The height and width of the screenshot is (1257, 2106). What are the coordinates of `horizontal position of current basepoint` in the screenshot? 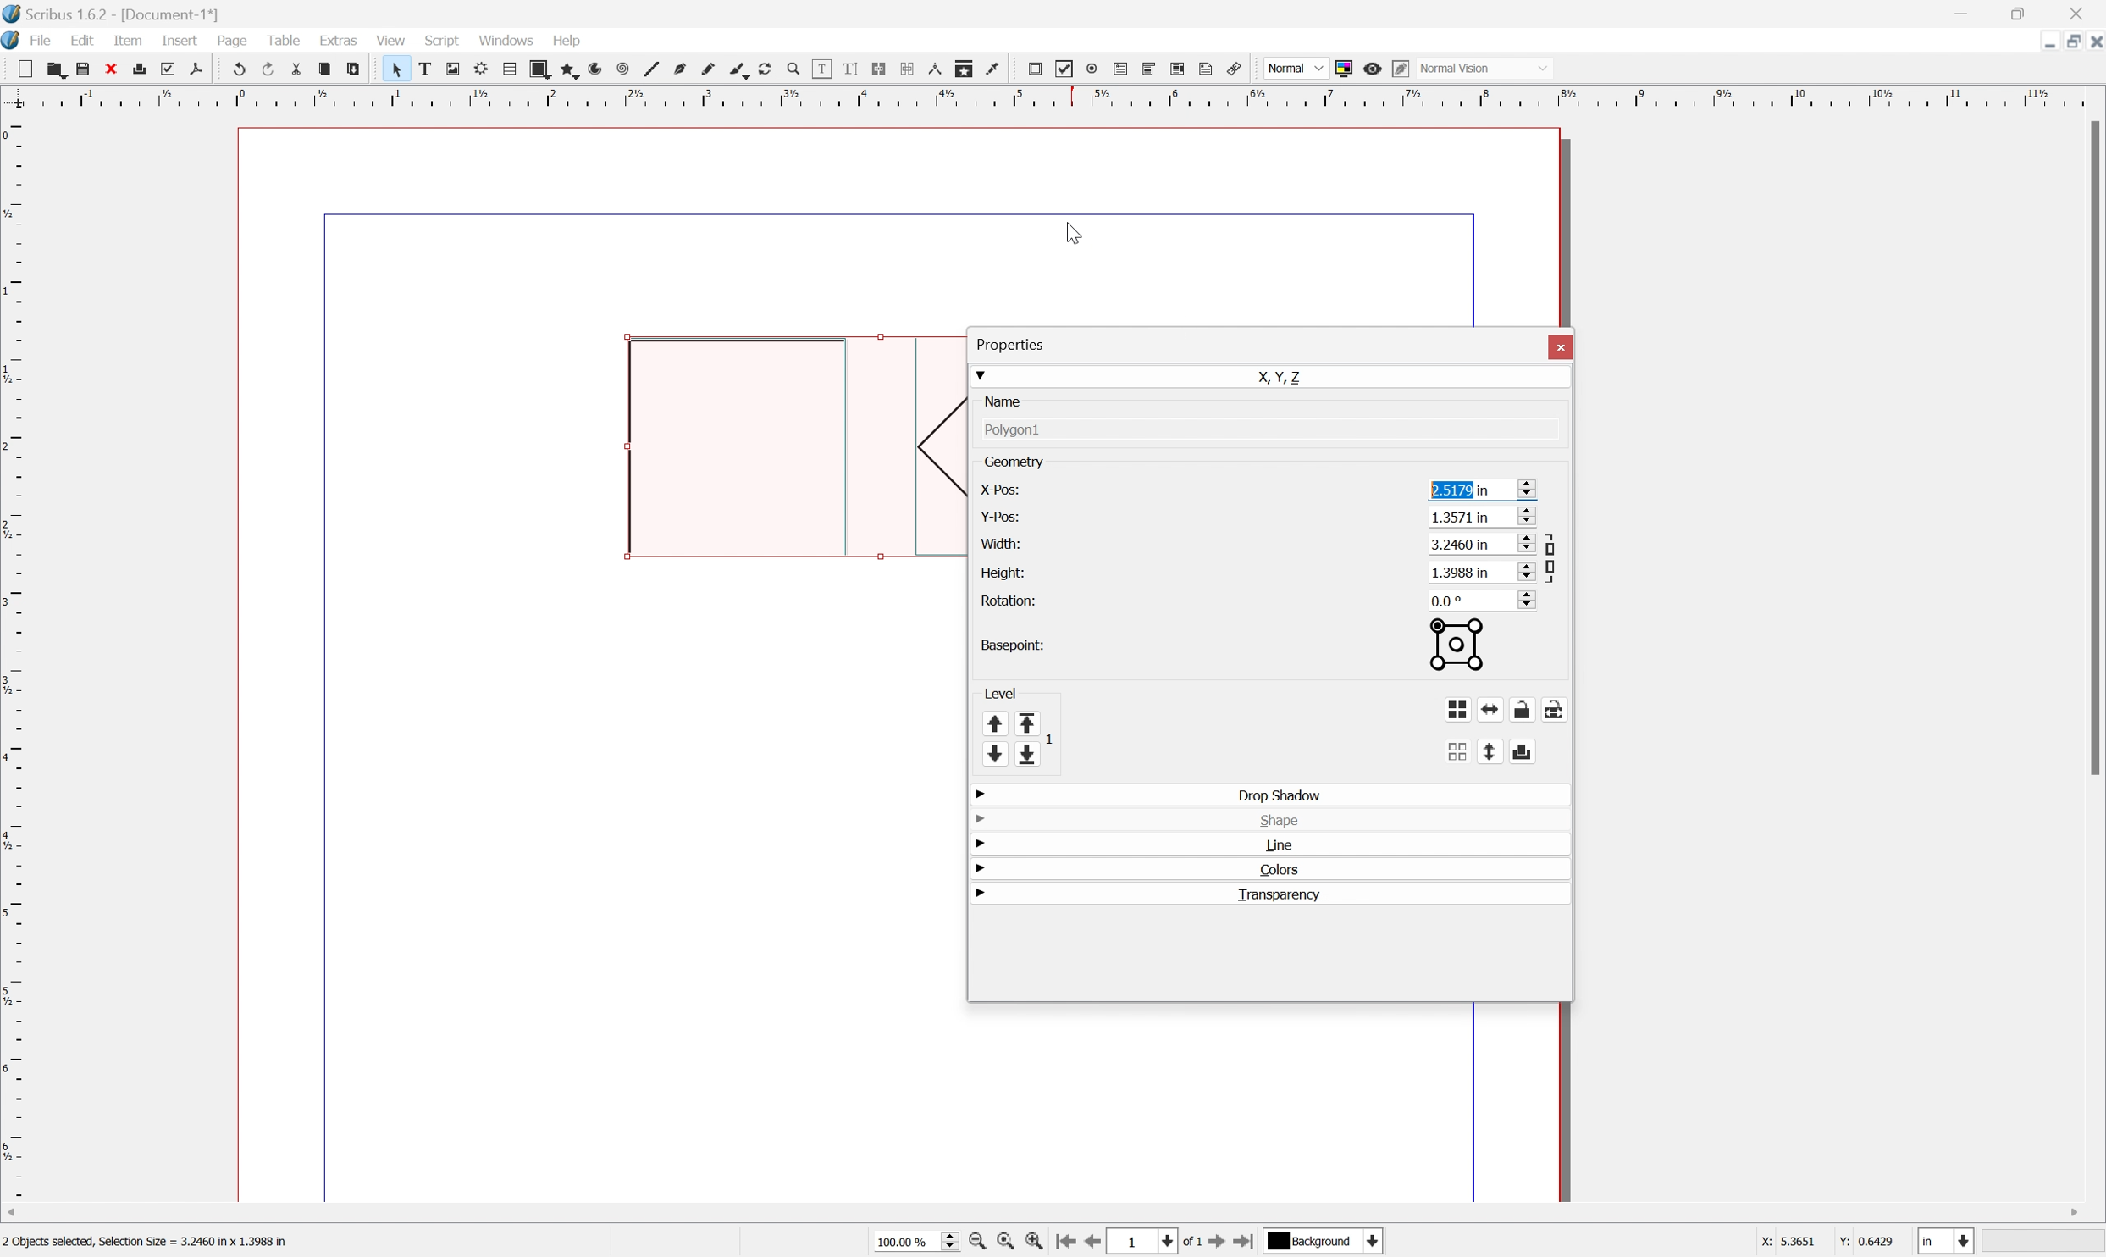 It's located at (1657, 526).